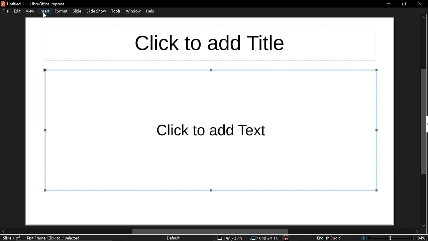  What do you see at coordinates (229, 239) in the screenshot?
I see `co-ordinate` at bounding box center [229, 239].